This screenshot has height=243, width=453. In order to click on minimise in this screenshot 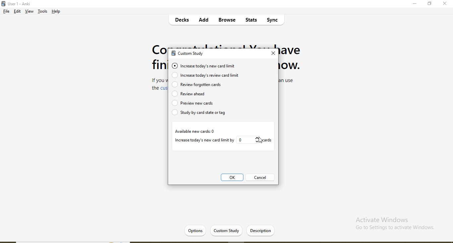, I will do `click(415, 5)`.